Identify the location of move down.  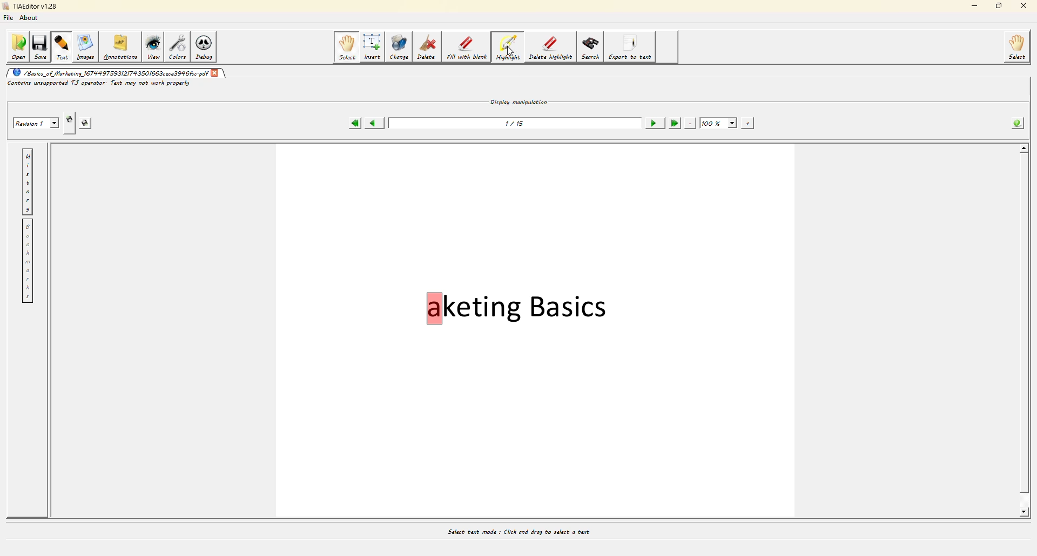
(1021, 515).